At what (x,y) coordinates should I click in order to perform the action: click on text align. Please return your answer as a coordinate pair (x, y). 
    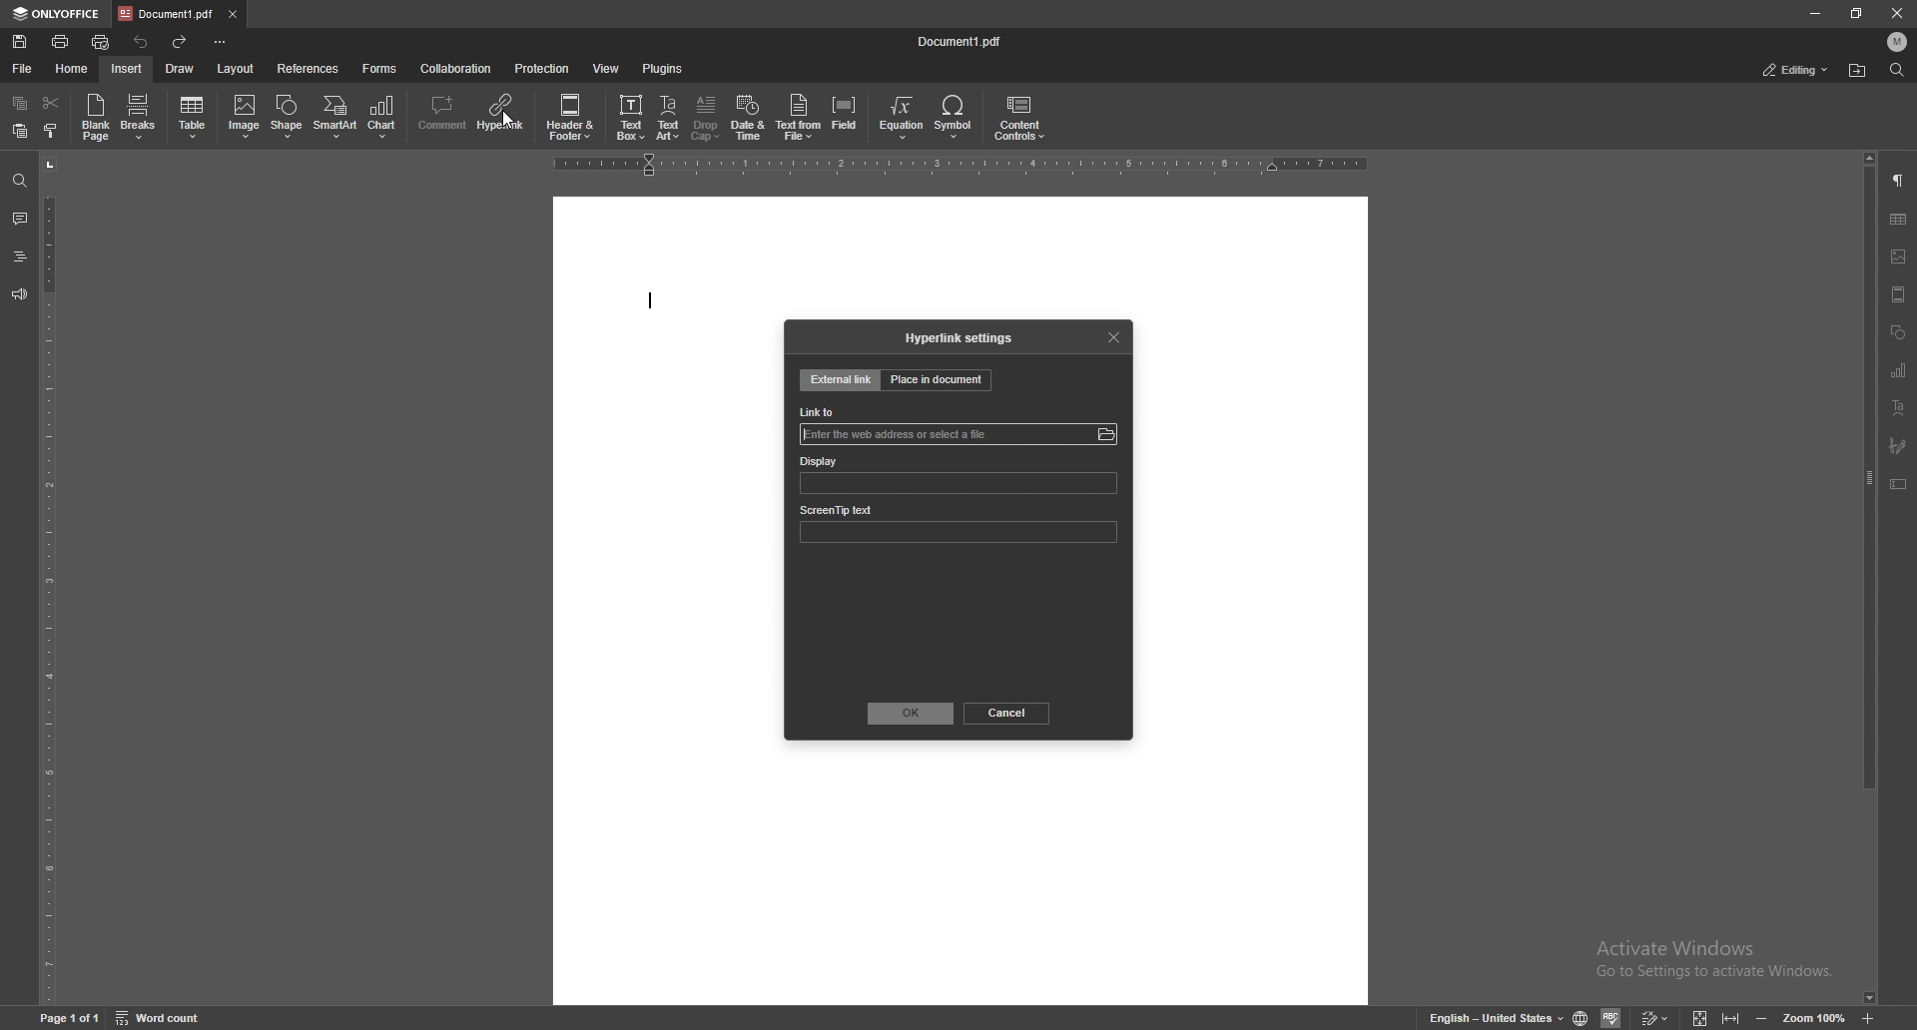
    Looking at the image, I should click on (1900, 407).